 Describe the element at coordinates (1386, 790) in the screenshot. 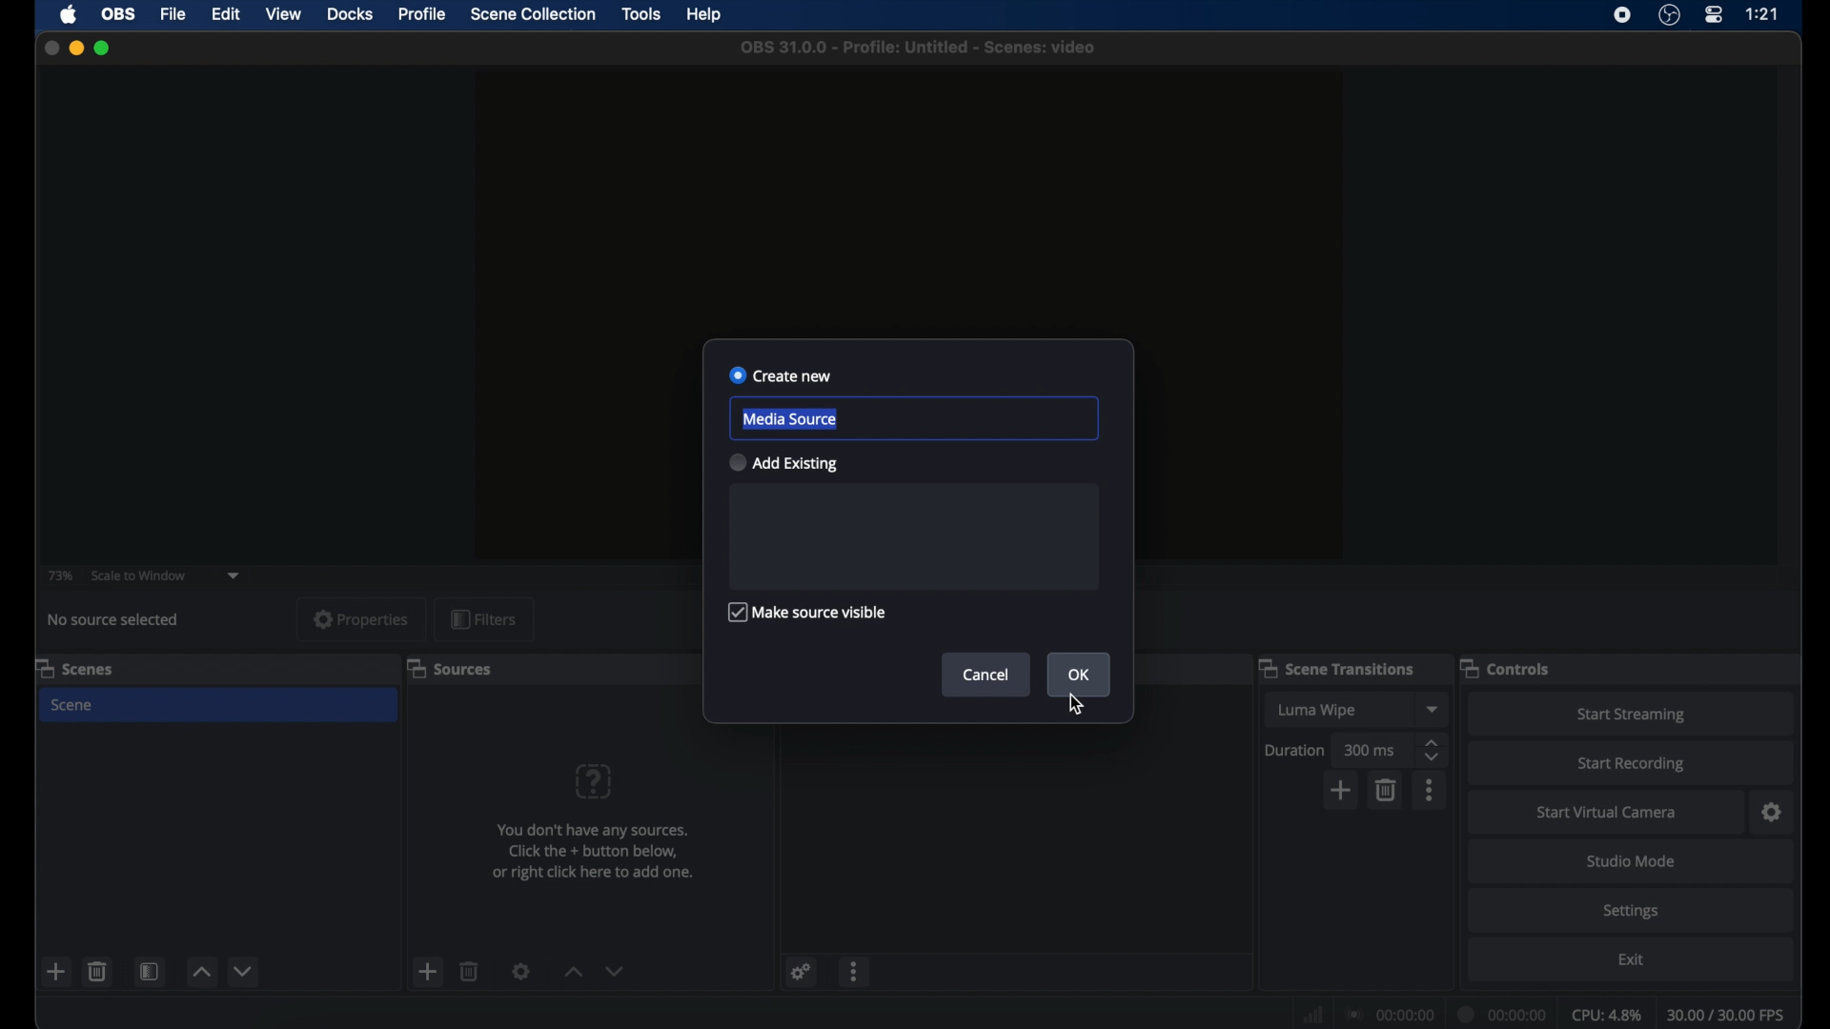

I see `delete` at that location.